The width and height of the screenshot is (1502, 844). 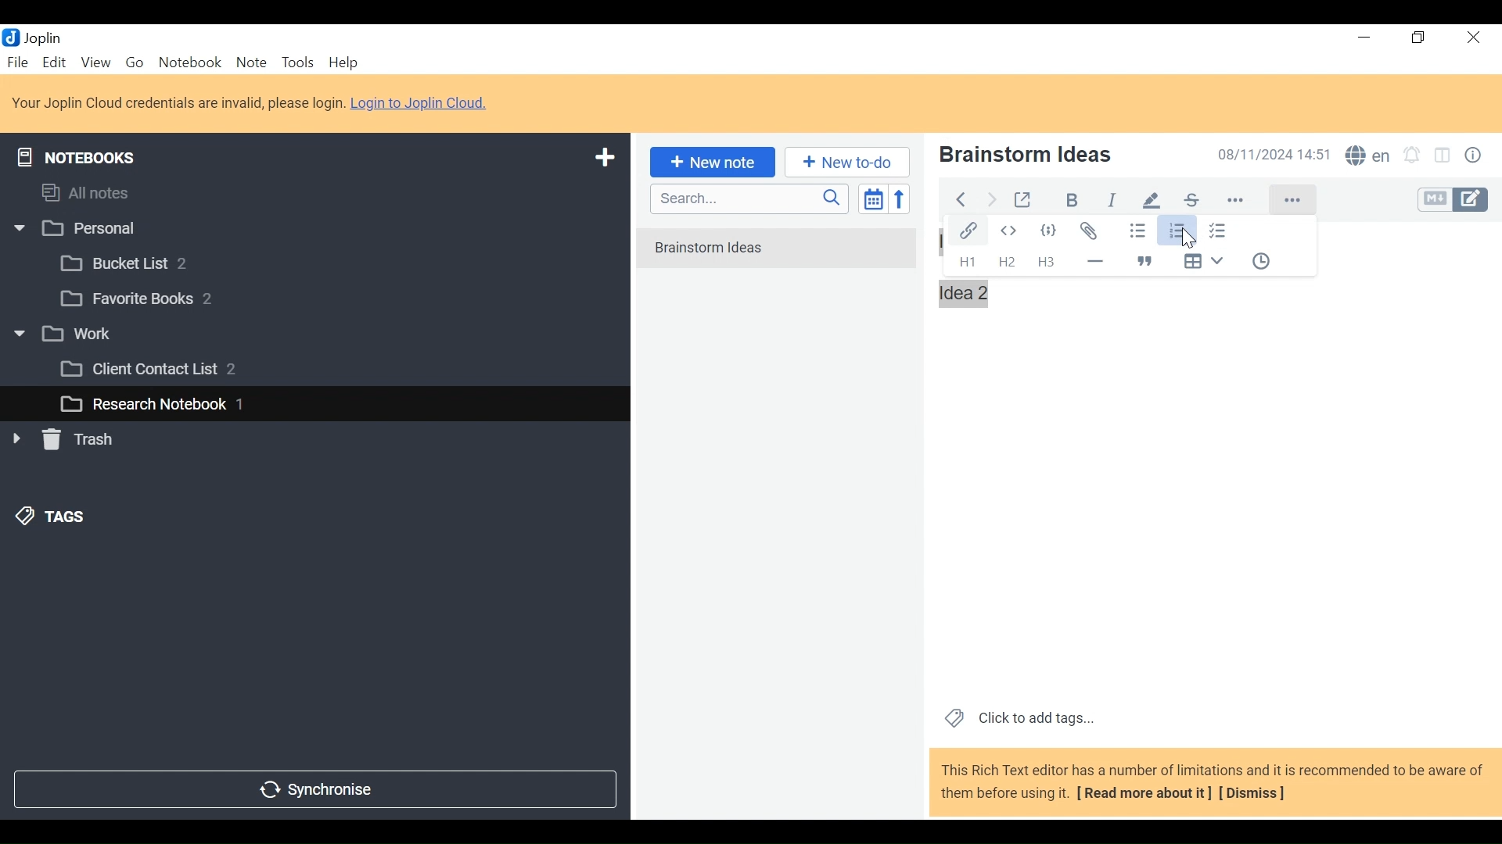 I want to click on Login to Joplin Cloud, so click(x=178, y=103).